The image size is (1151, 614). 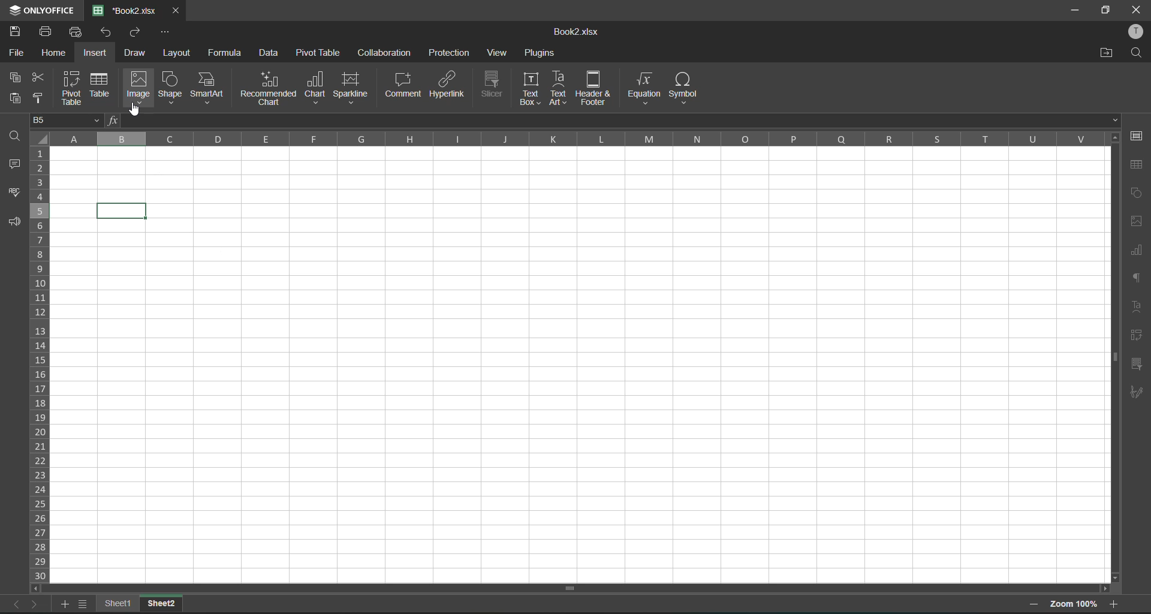 What do you see at coordinates (1105, 11) in the screenshot?
I see `maximize` at bounding box center [1105, 11].